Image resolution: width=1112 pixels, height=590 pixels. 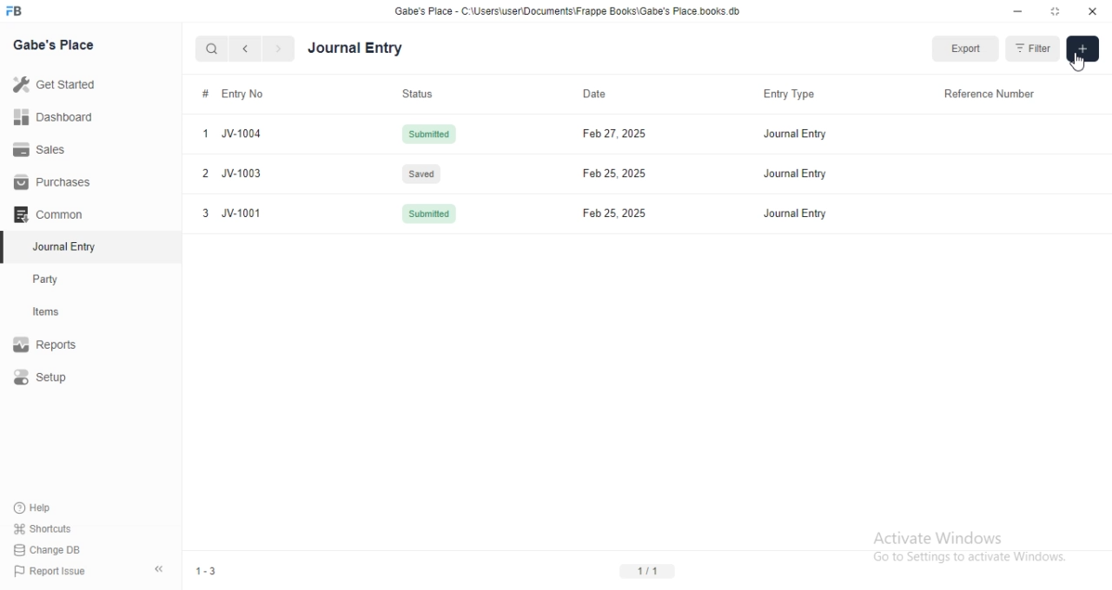 I want to click on Common, so click(x=53, y=214).